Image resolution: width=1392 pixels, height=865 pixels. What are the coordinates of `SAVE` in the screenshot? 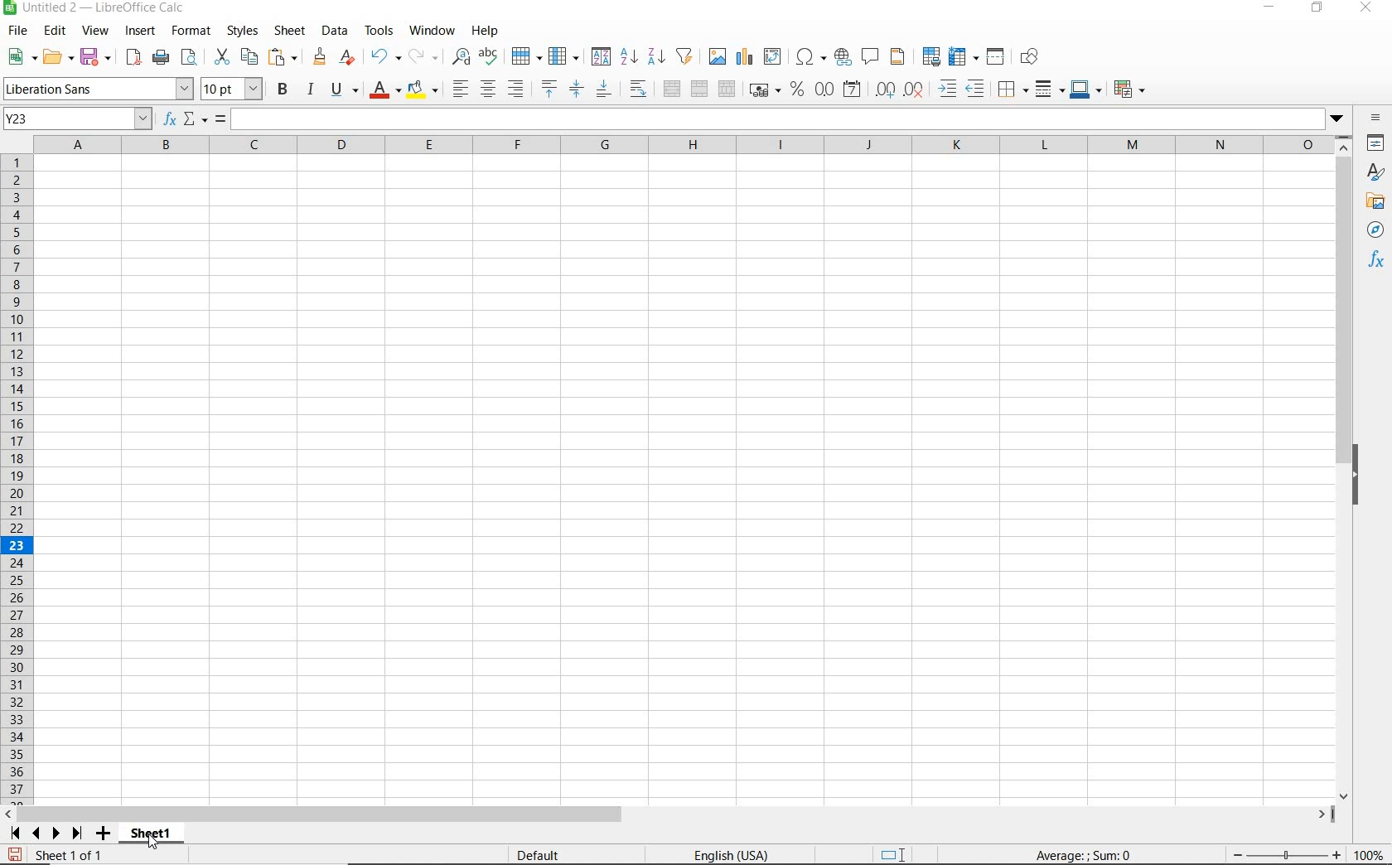 It's located at (95, 56).